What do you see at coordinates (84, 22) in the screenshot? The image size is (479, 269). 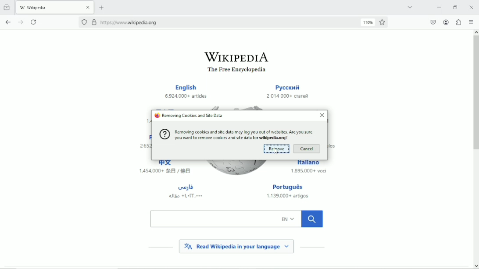 I see `no trackers known to firefox were detected on this page` at bounding box center [84, 22].